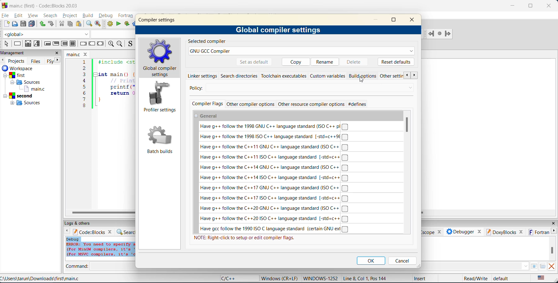 The width and height of the screenshot is (558, 283). What do you see at coordinates (130, 44) in the screenshot?
I see `toggle source` at bounding box center [130, 44].